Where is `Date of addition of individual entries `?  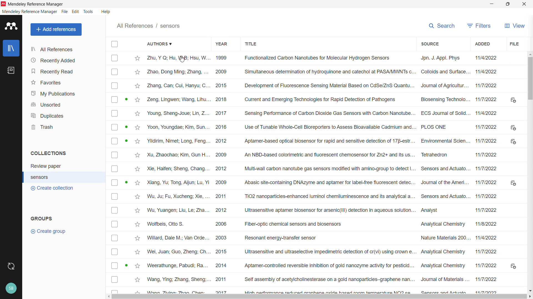 Date of addition of individual entries  is located at coordinates (487, 173).